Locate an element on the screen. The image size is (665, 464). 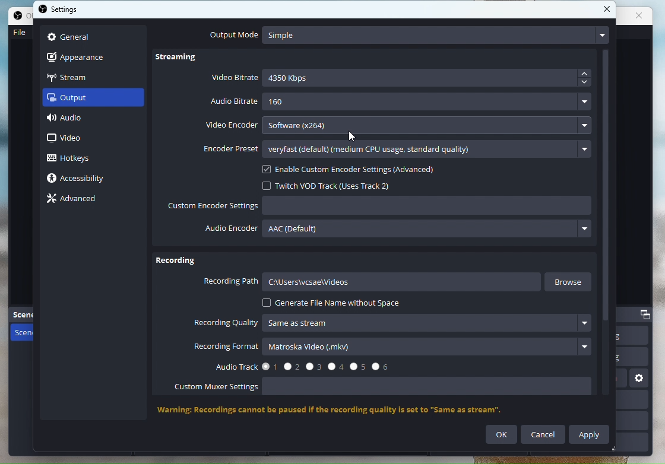
ok is located at coordinates (502, 435).